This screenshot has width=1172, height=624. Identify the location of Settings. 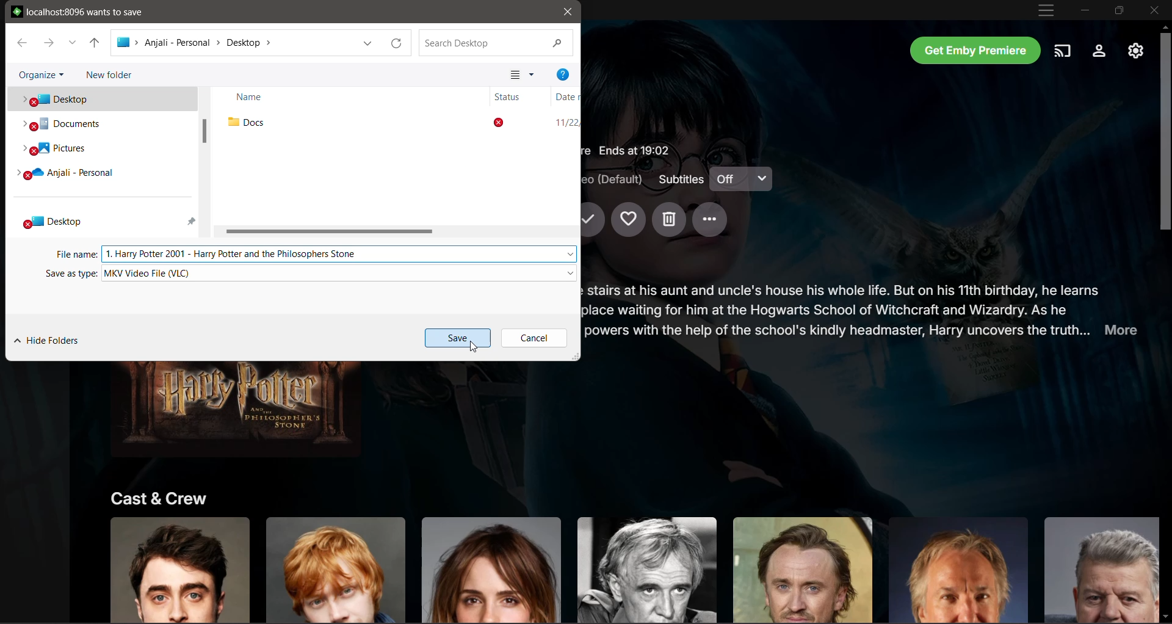
(1100, 51).